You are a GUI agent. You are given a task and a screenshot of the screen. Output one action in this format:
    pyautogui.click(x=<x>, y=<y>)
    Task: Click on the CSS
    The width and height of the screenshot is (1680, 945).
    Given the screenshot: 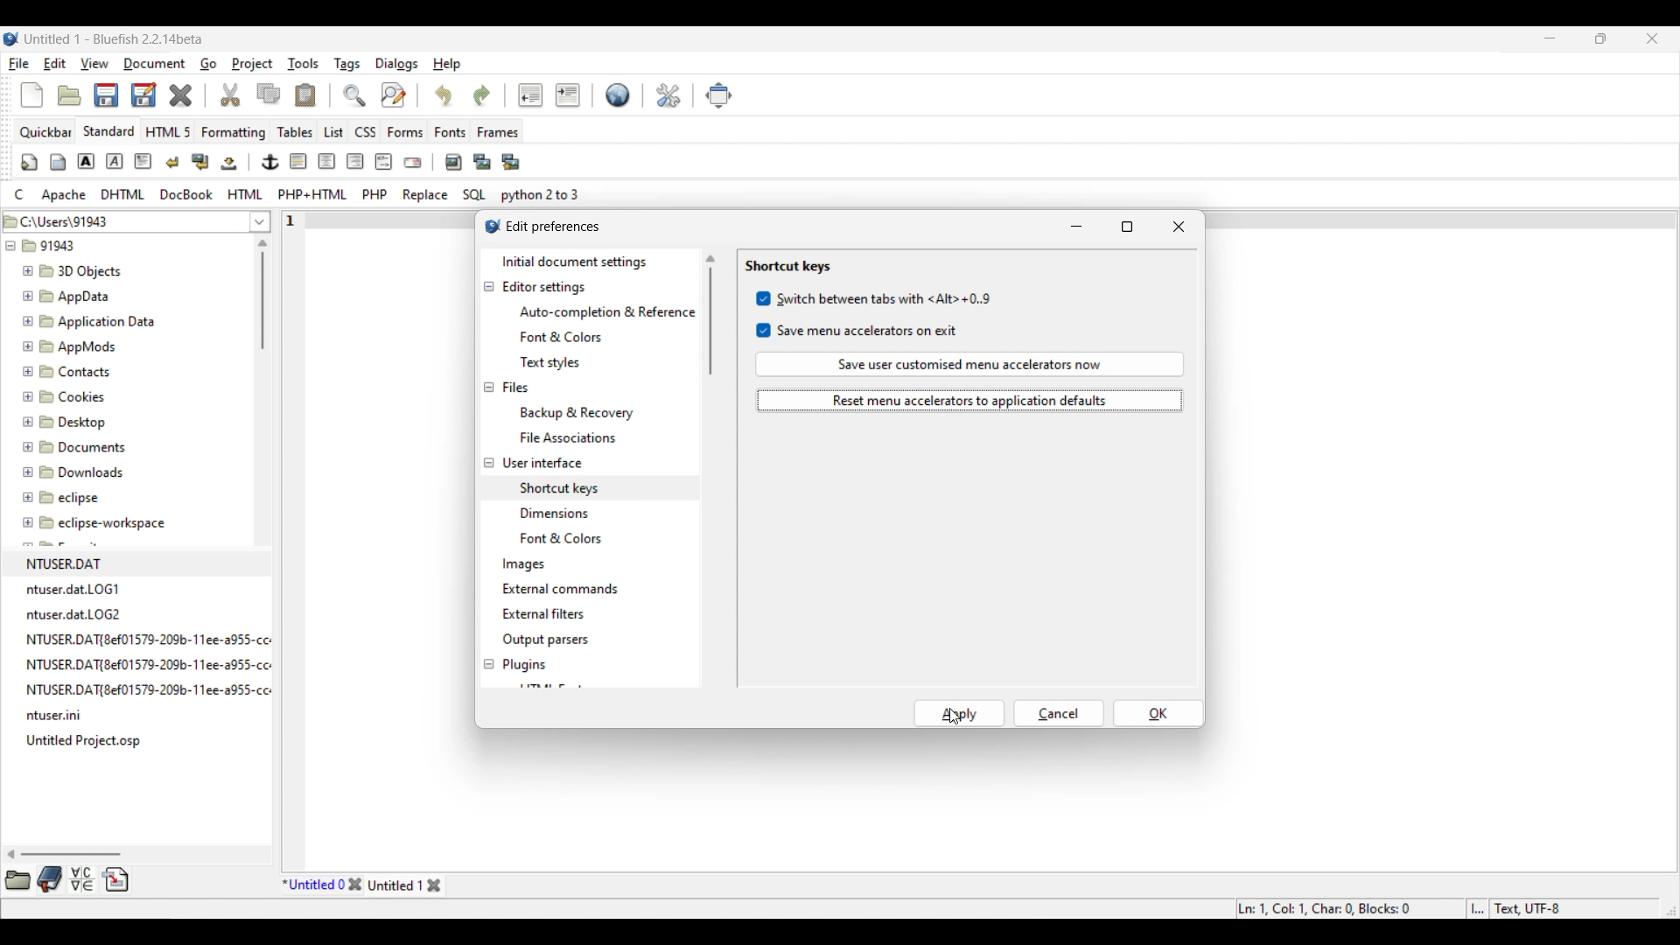 What is the action you would take?
    pyautogui.click(x=367, y=131)
    